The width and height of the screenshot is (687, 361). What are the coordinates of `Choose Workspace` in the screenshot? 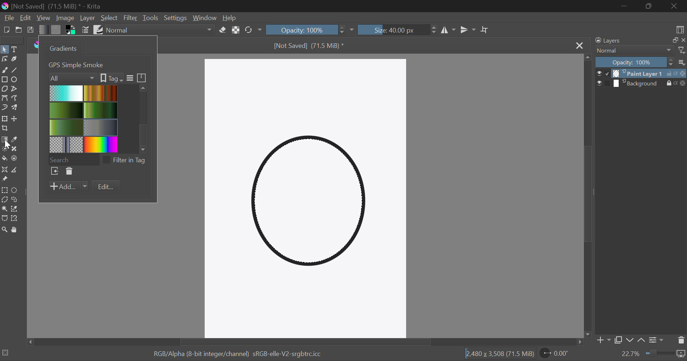 It's located at (680, 29).